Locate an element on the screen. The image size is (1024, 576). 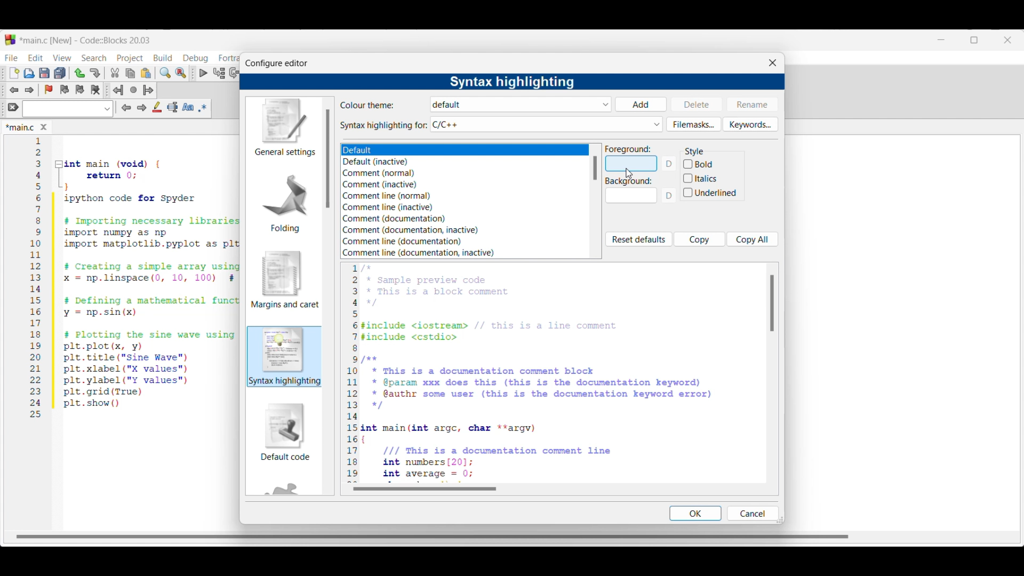
Default inactive is located at coordinates (382, 162).